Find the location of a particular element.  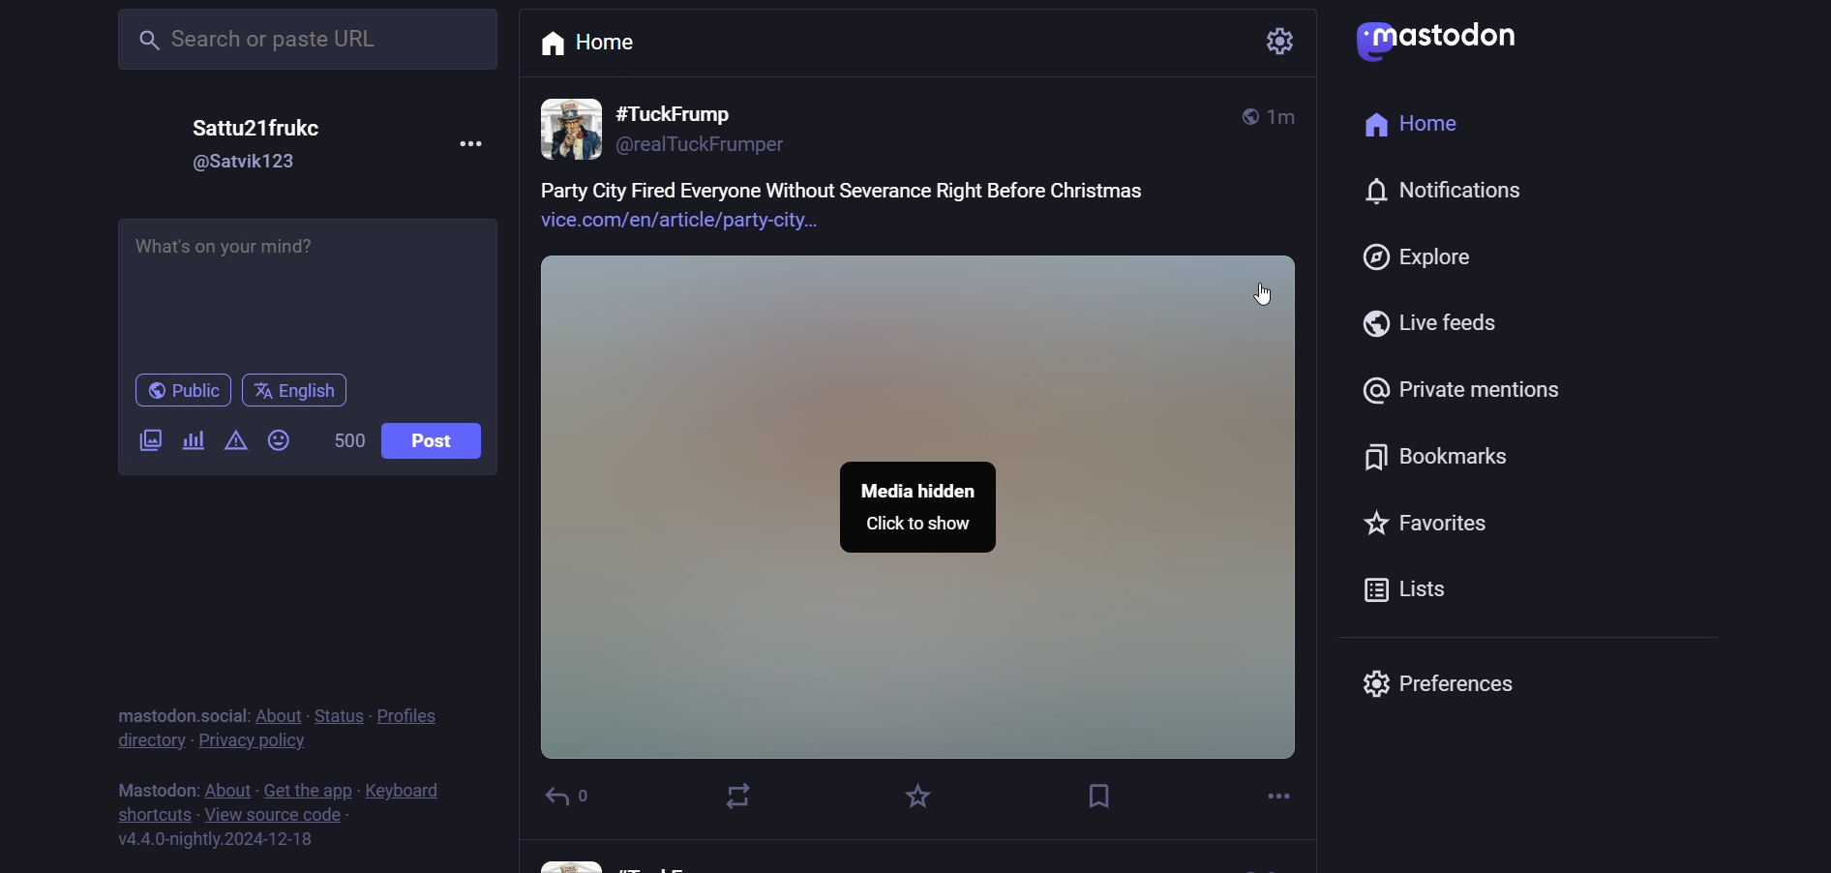

shortucts is located at coordinates (142, 814).